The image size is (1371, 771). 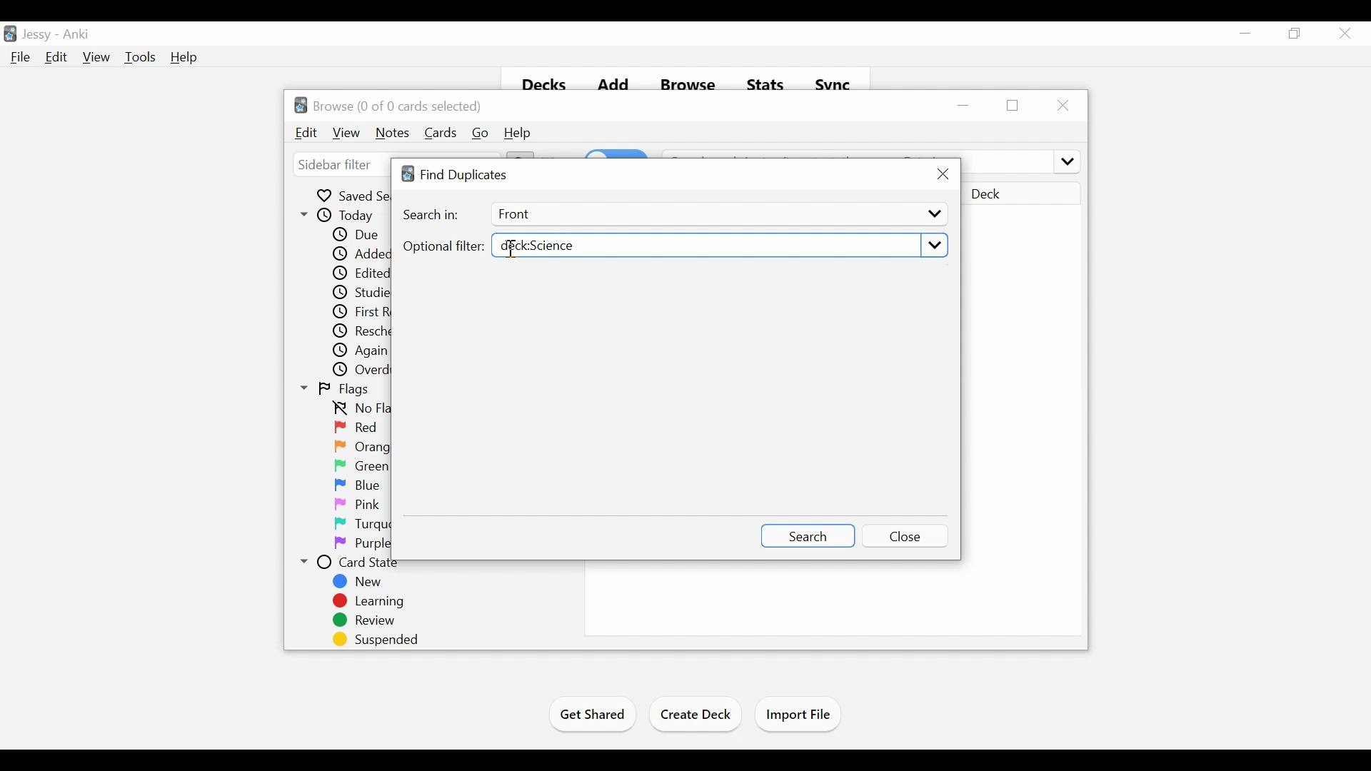 What do you see at coordinates (718, 246) in the screenshot?
I see `Select Optional Filter` at bounding box center [718, 246].